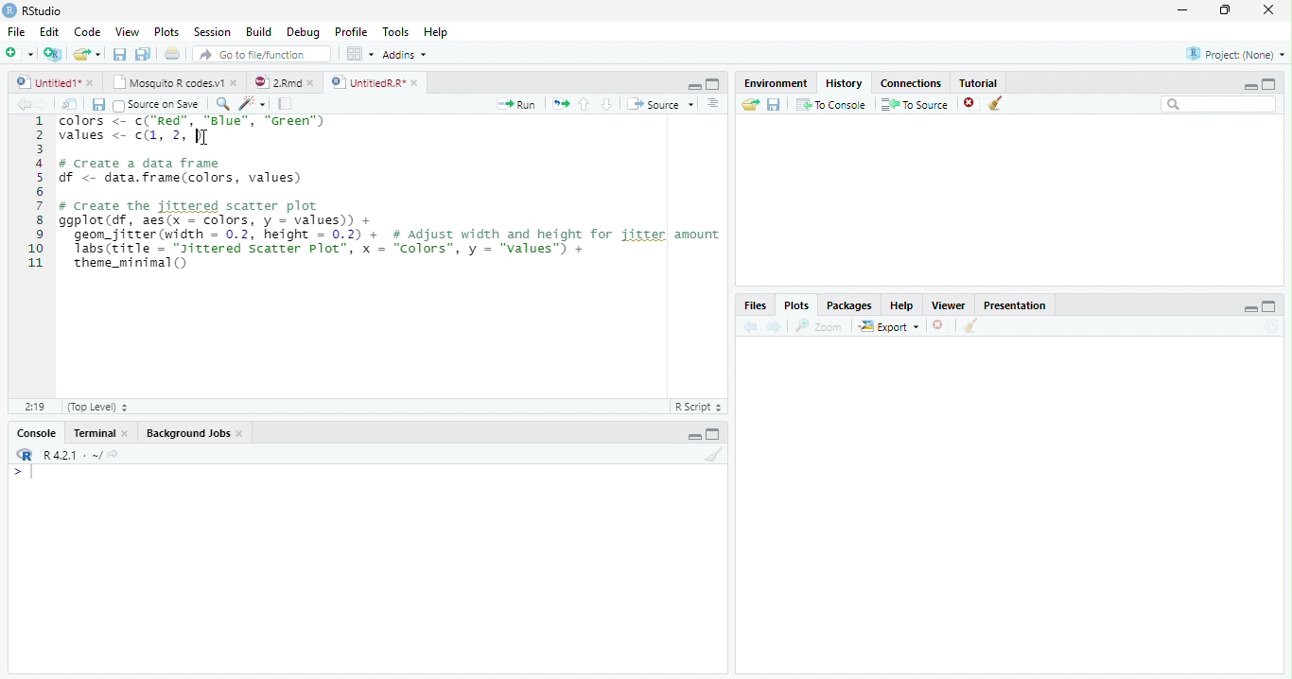 Image resolution: width=1292 pixels, height=679 pixels. I want to click on Create a project, so click(52, 54).